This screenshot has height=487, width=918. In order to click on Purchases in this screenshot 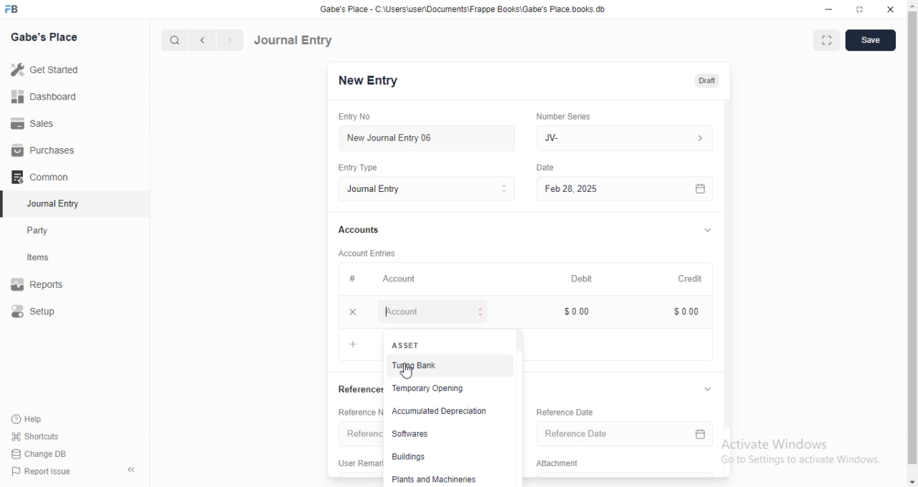, I will do `click(45, 150)`.